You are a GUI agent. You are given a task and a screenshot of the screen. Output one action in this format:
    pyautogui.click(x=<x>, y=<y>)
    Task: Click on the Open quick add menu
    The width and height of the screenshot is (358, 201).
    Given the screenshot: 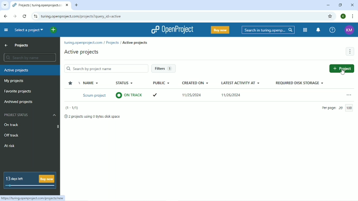 What is the action you would take?
    pyautogui.click(x=53, y=30)
    